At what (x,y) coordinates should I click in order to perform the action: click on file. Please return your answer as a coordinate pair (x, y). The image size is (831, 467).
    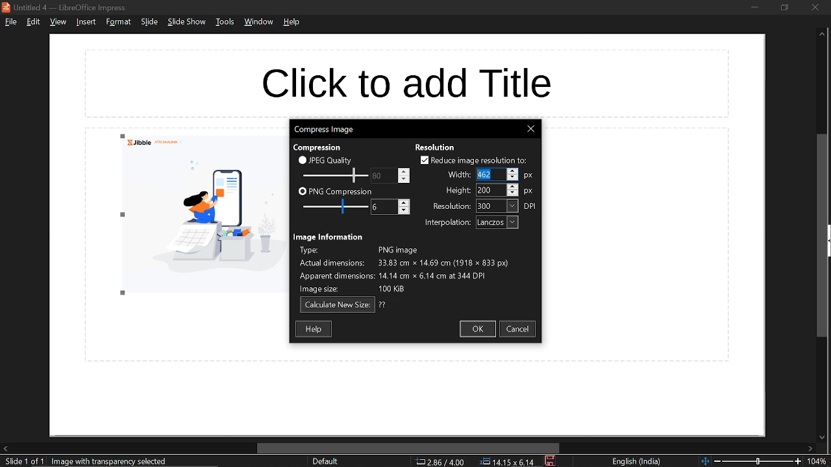
    Looking at the image, I should click on (10, 21).